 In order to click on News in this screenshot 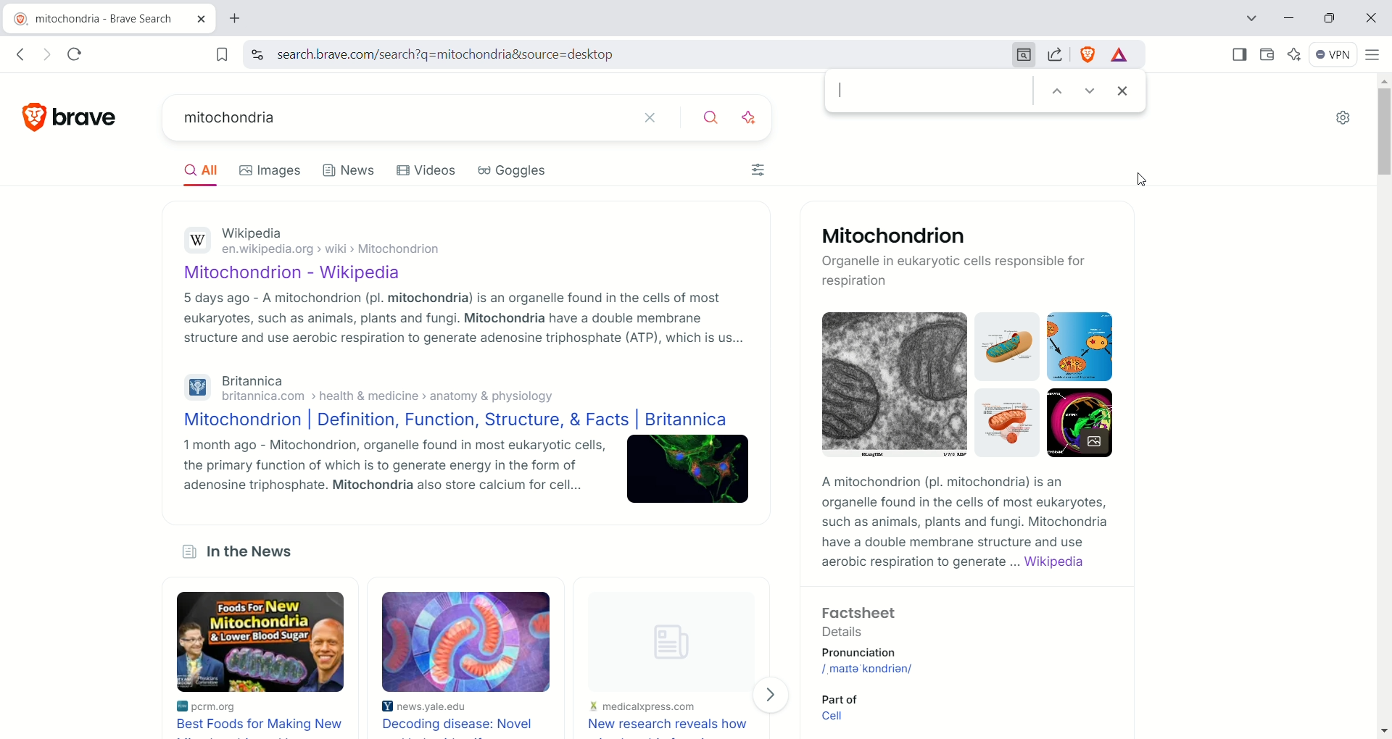, I will do `click(349, 170)`.